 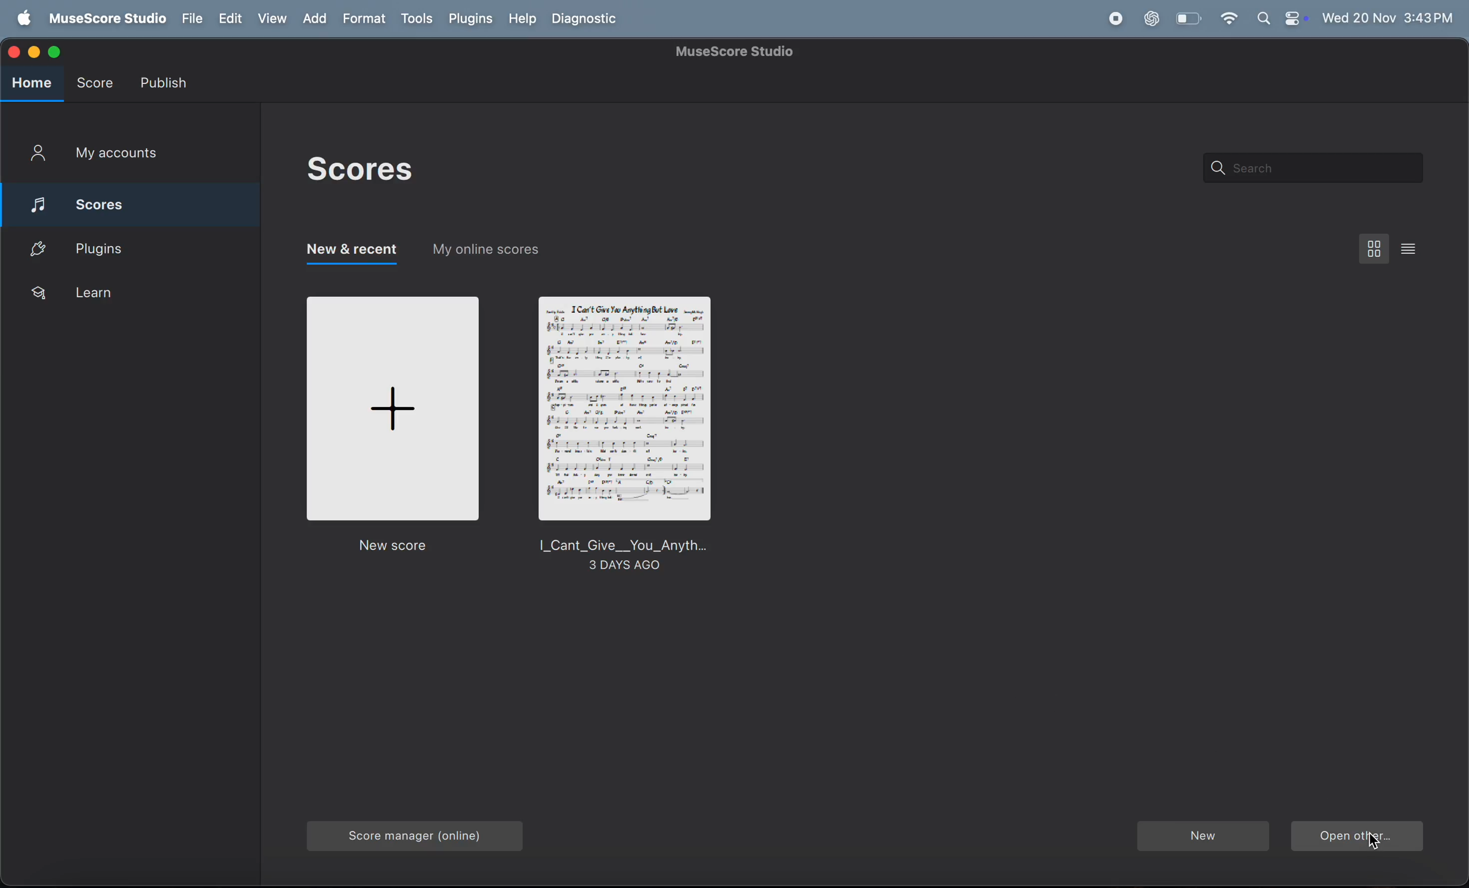 I want to click on view, so click(x=270, y=18).